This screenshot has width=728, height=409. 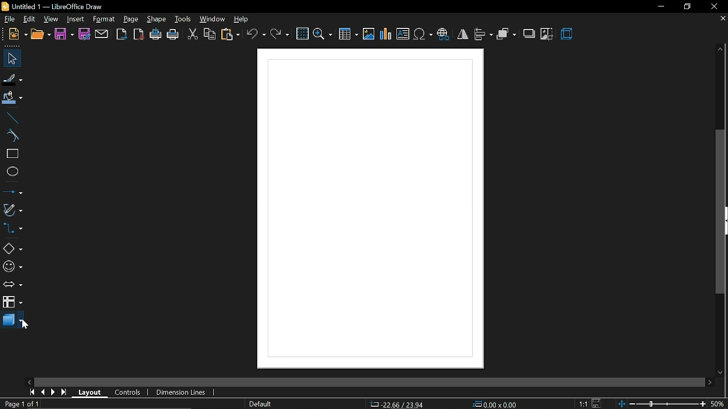 What do you see at coordinates (158, 20) in the screenshot?
I see `shape` at bounding box center [158, 20].